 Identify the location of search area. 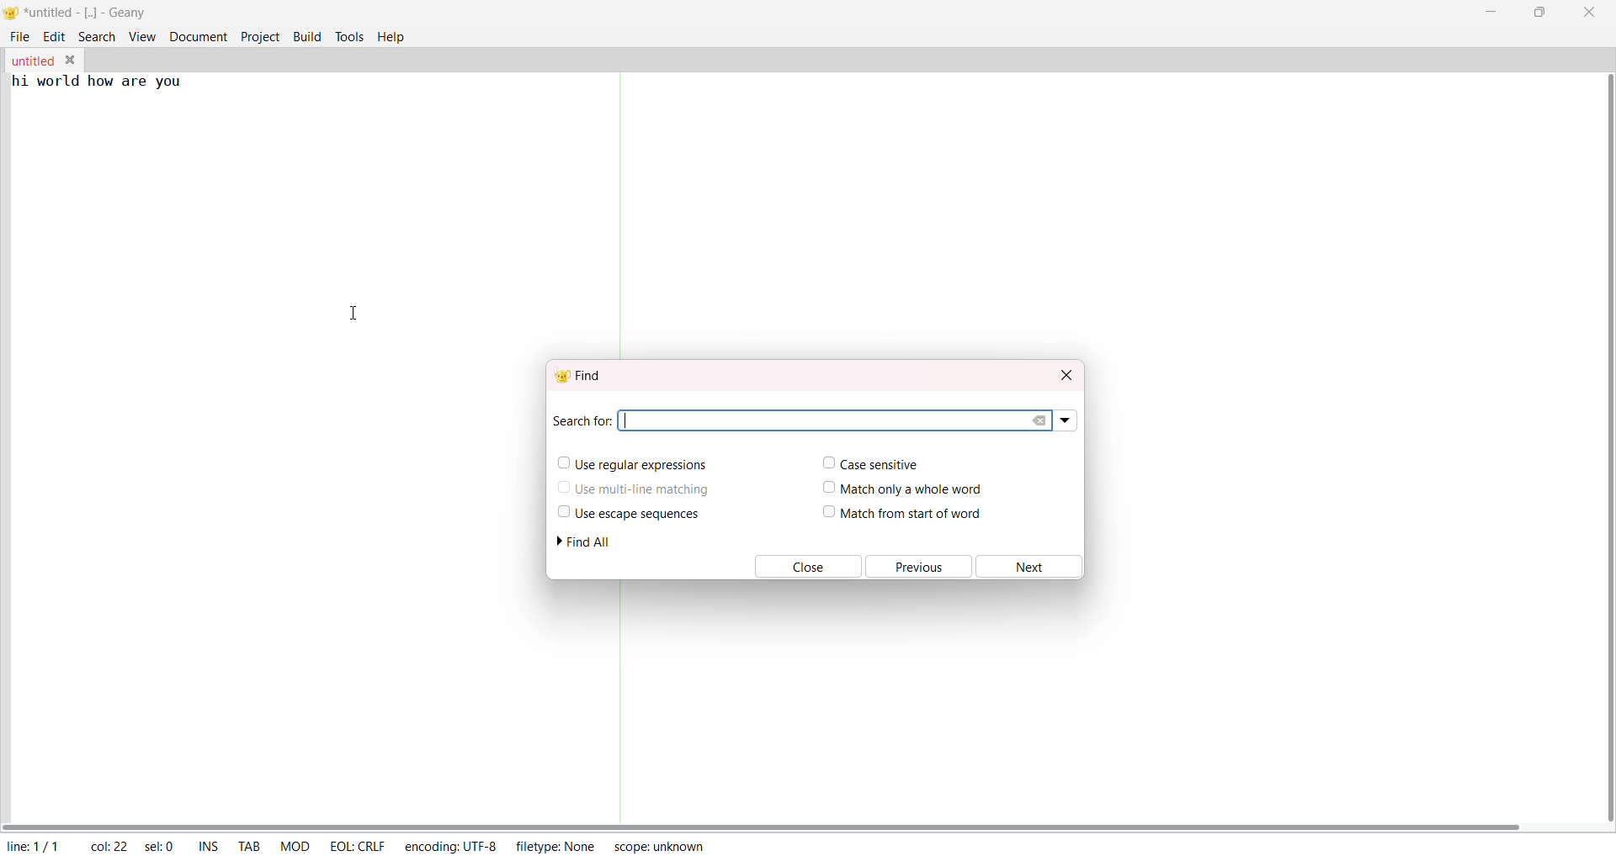
(821, 420).